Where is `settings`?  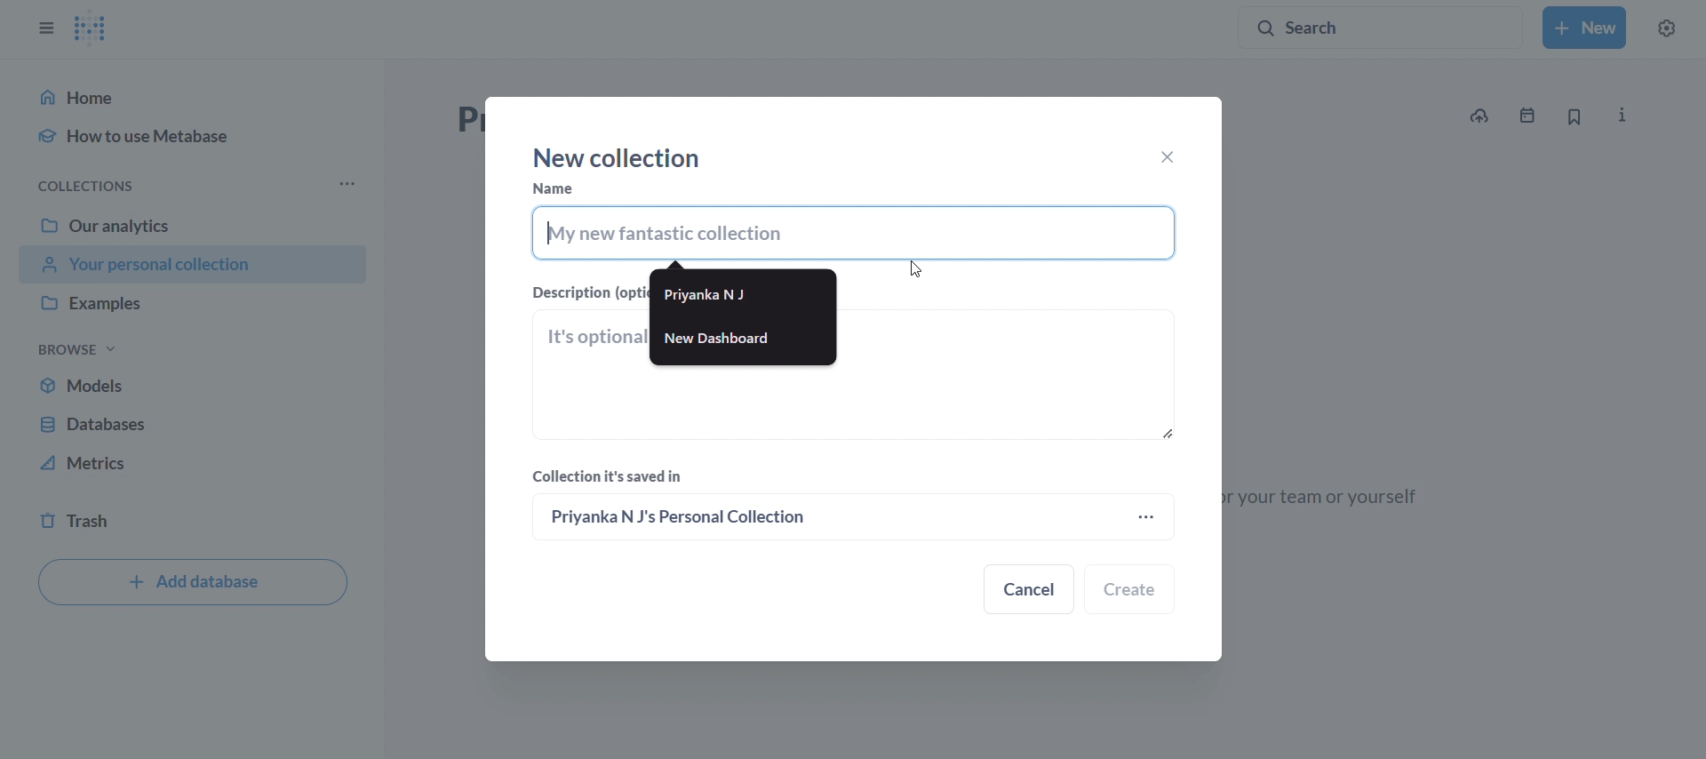 settings is located at coordinates (1677, 25).